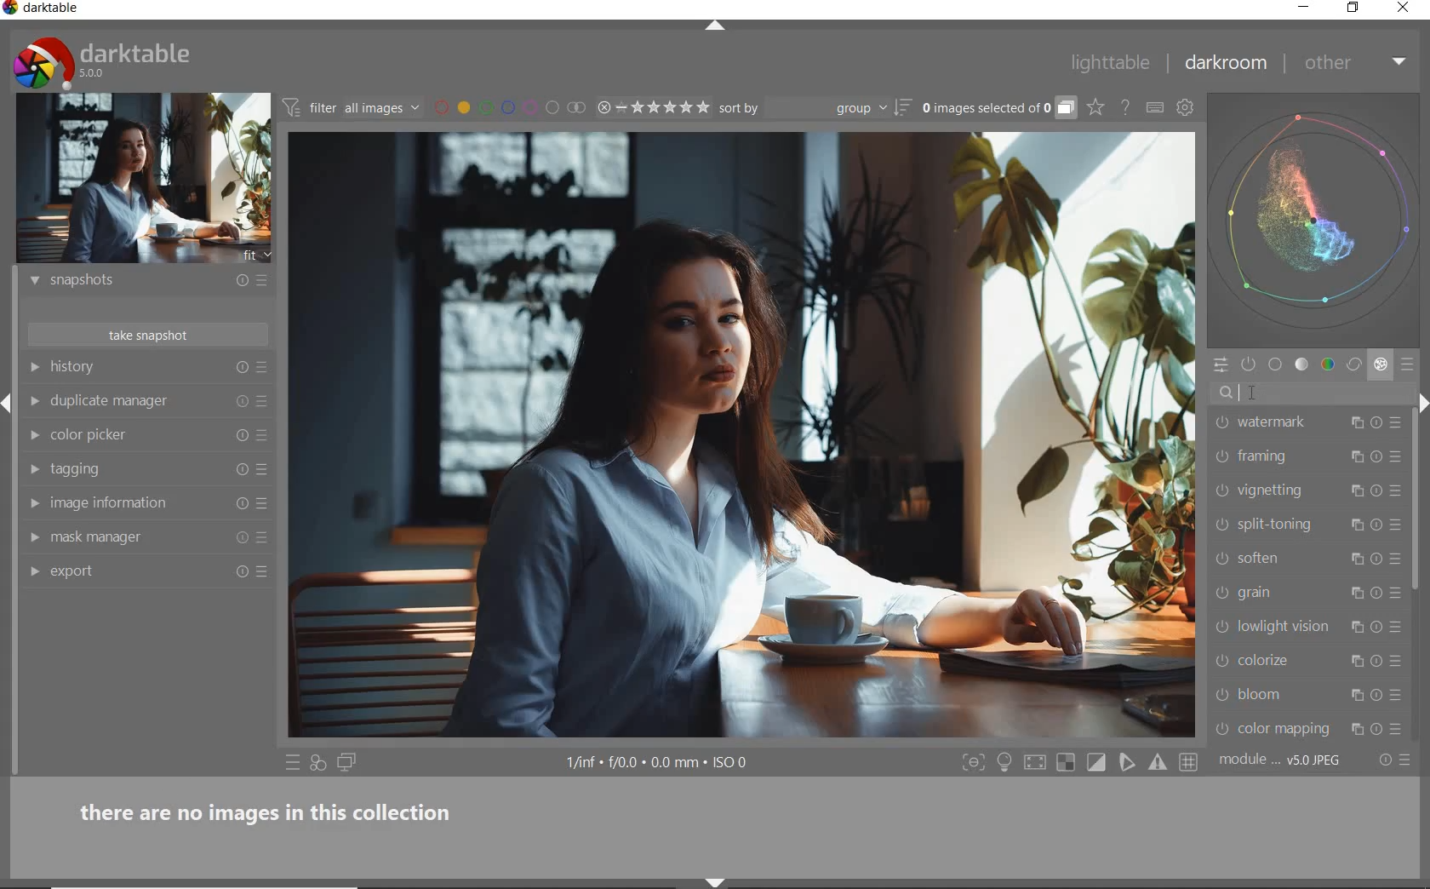 This screenshot has height=889, width=1430. I want to click on lowlight vision, so click(1287, 625).